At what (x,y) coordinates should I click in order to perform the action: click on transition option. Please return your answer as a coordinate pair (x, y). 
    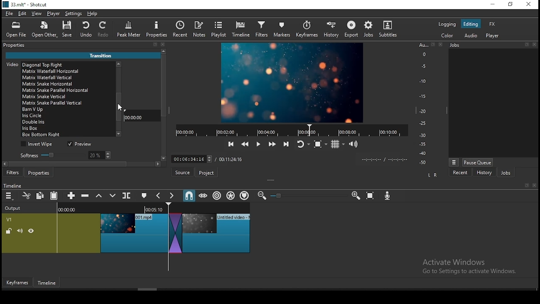
    Looking at the image, I should click on (67, 109).